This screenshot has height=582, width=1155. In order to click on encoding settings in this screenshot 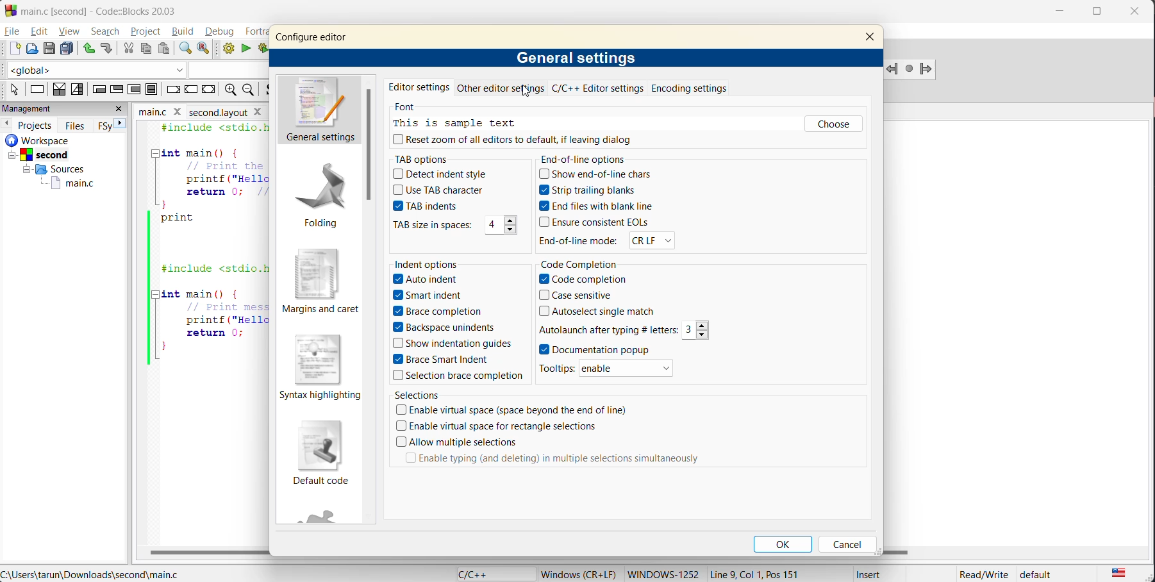, I will do `click(692, 89)`.